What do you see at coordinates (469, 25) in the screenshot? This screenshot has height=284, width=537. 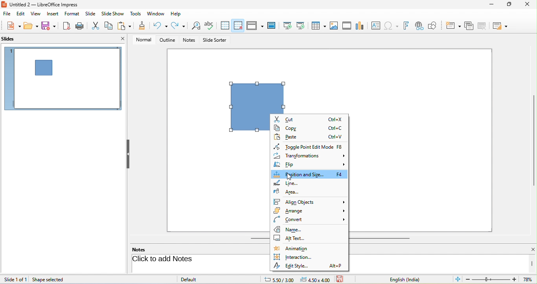 I see `duplicate slide` at bounding box center [469, 25].